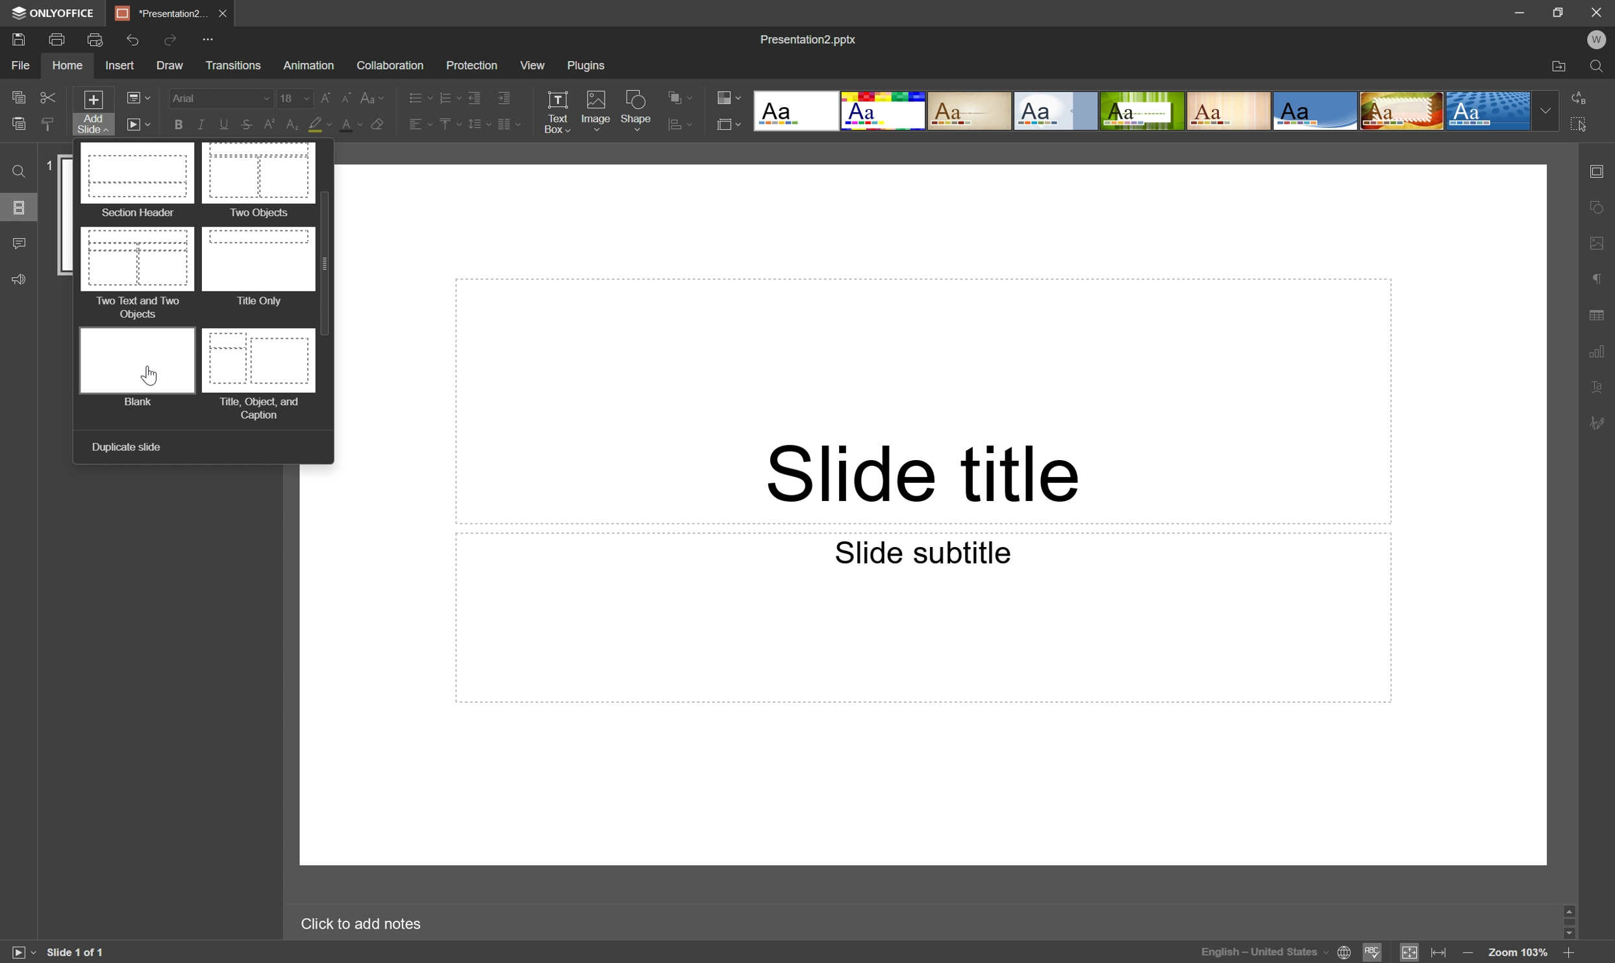 The width and height of the screenshot is (1615, 963). Describe the element at coordinates (322, 95) in the screenshot. I see `Increment font size` at that location.